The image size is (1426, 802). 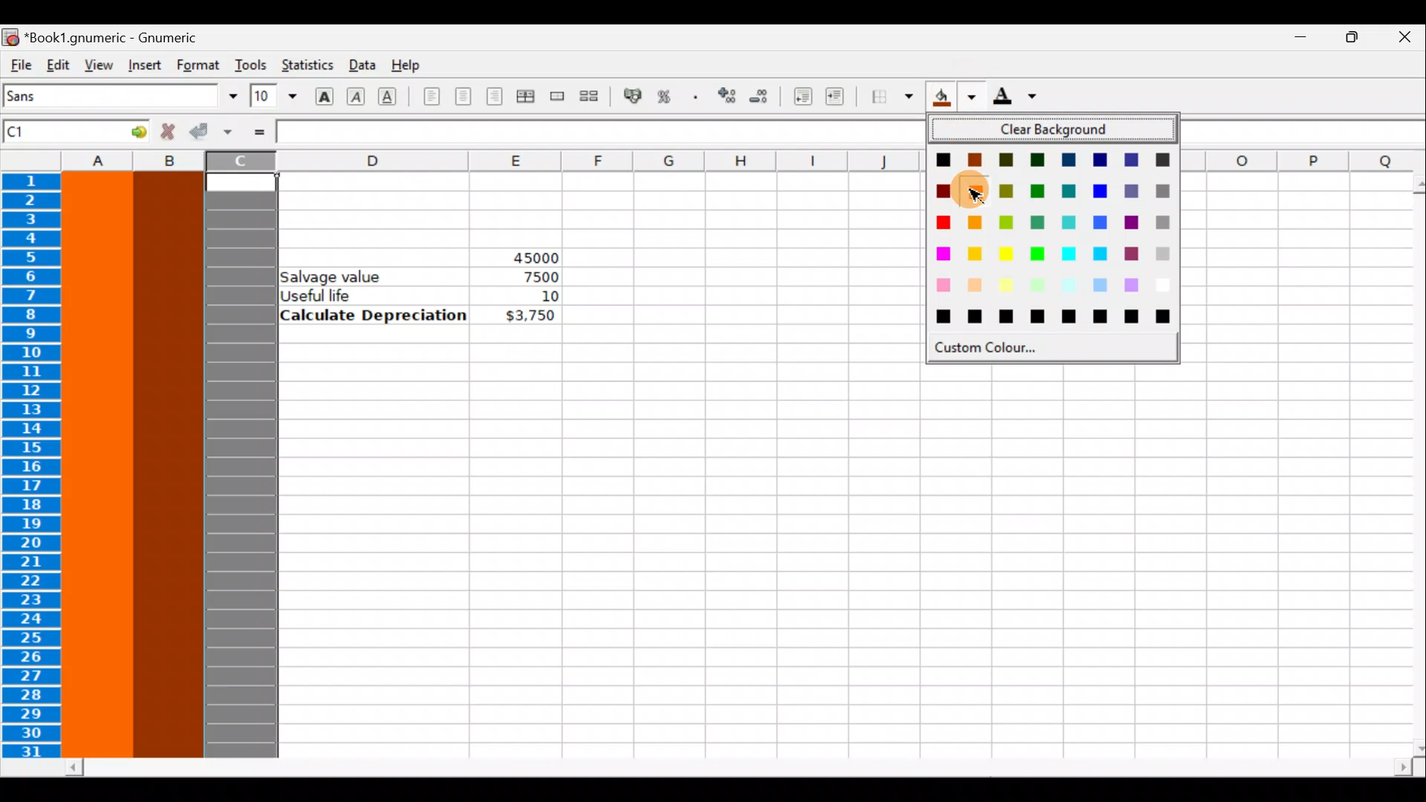 I want to click on Useful life, so click(x=376, y=295).